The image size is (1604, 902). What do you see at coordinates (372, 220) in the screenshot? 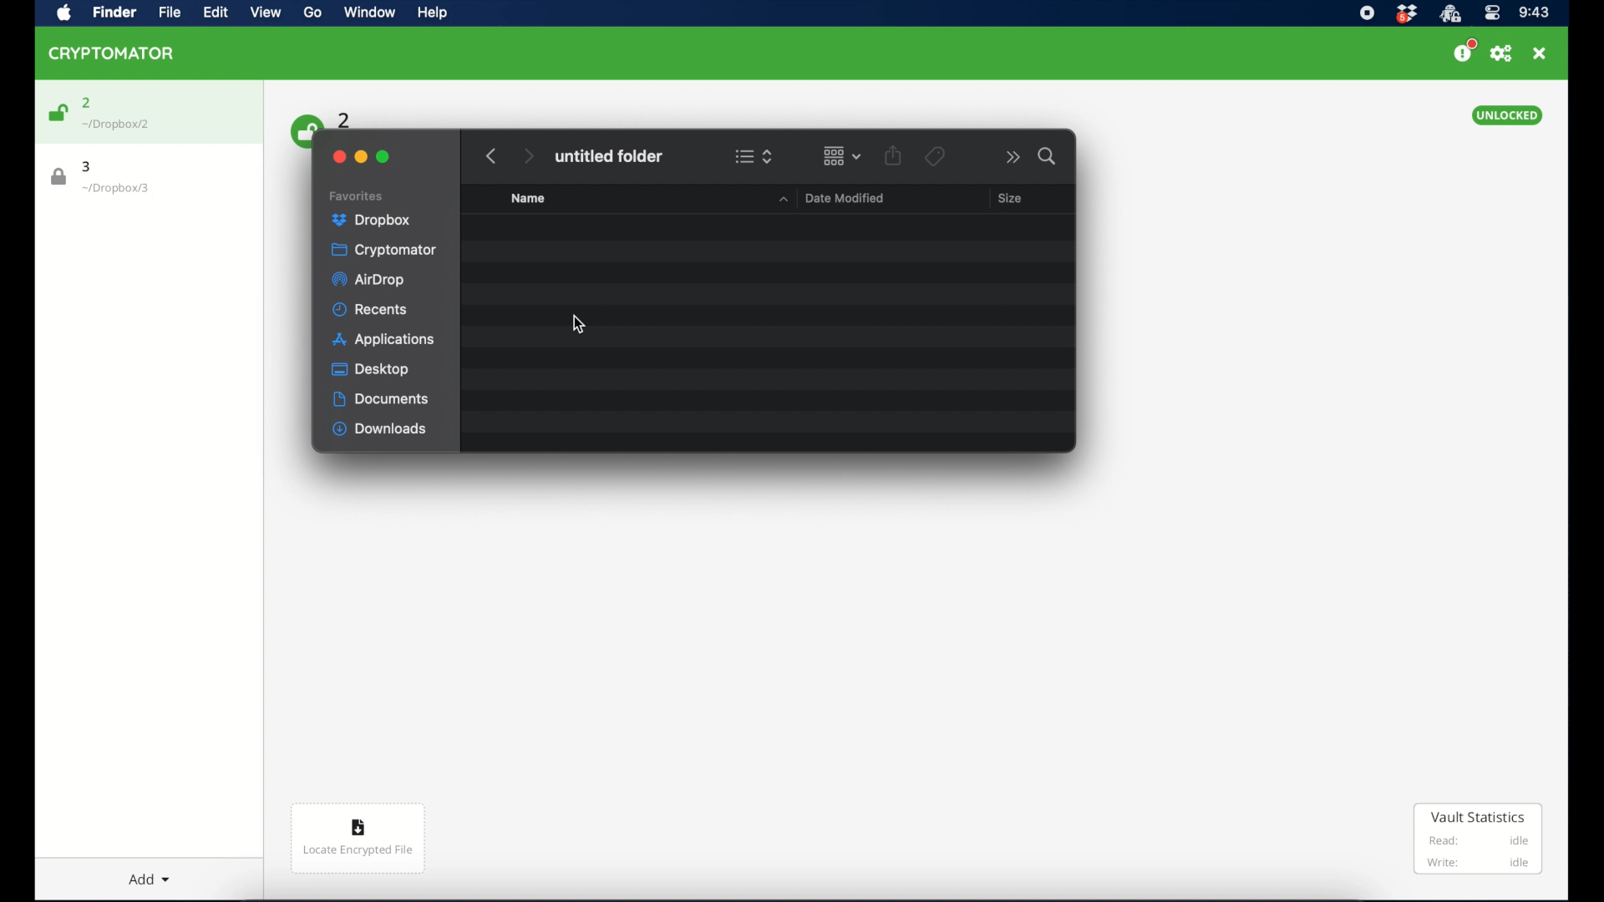
I see `dropbox` at bounding box center [372, 220].